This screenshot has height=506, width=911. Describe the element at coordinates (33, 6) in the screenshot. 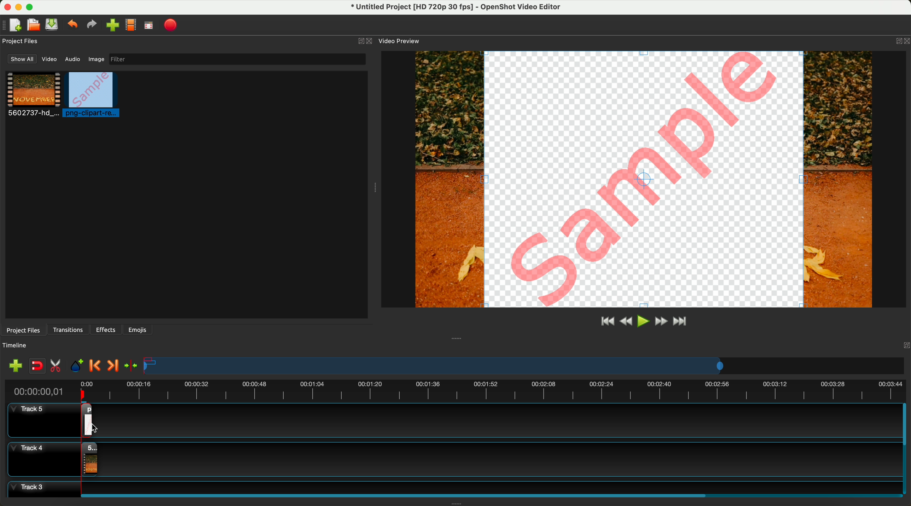

I see `maximize` at that location.